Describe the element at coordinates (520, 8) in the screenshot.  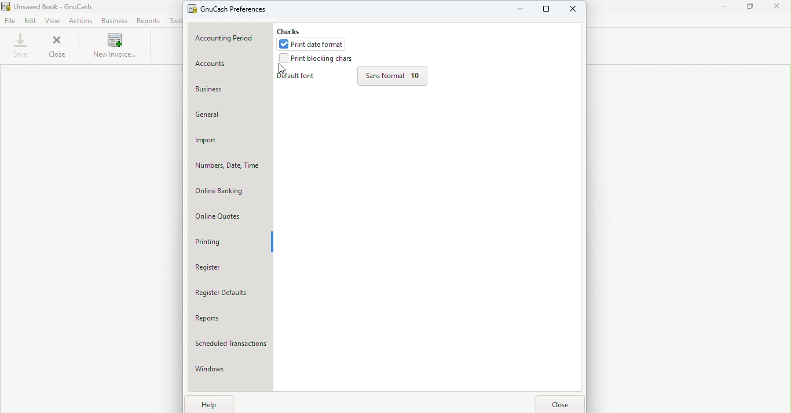
I see `Minimize` at that location.